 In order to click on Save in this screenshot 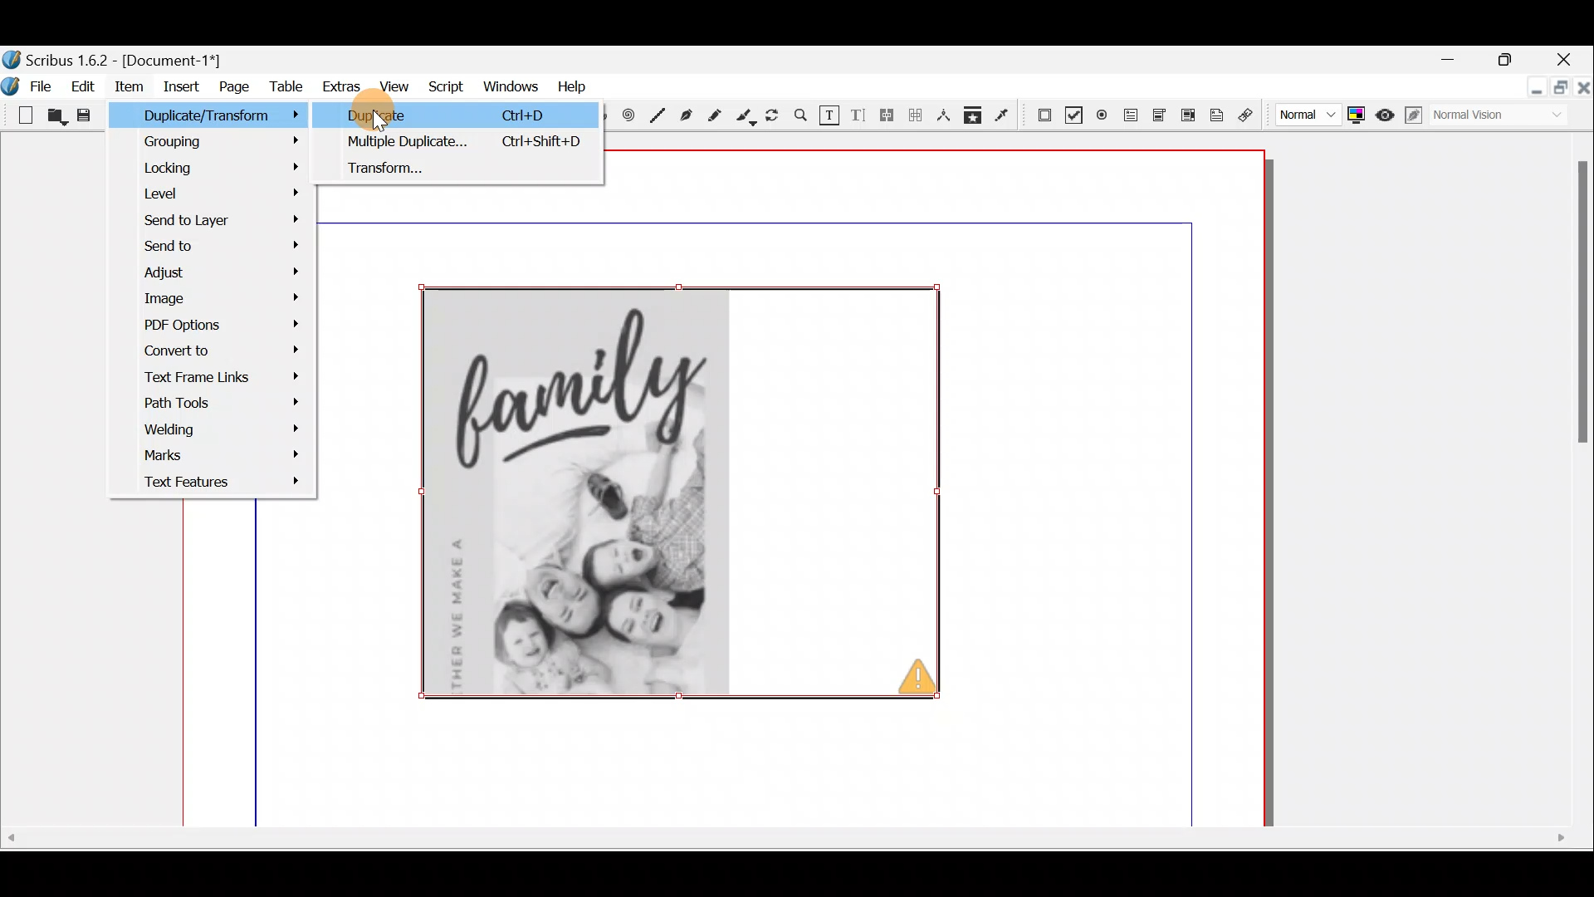, I will do `click(84, 116)`.